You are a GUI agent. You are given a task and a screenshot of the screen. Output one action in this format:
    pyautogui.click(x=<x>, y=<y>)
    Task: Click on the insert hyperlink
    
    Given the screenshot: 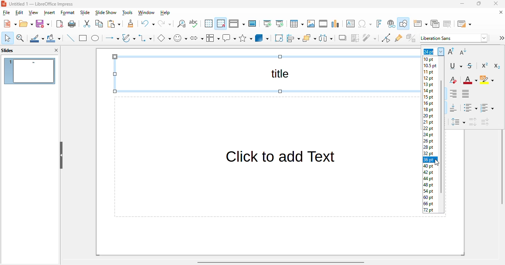 What is the action you would take?
    pyautogui.click(x=391, y=24)
    